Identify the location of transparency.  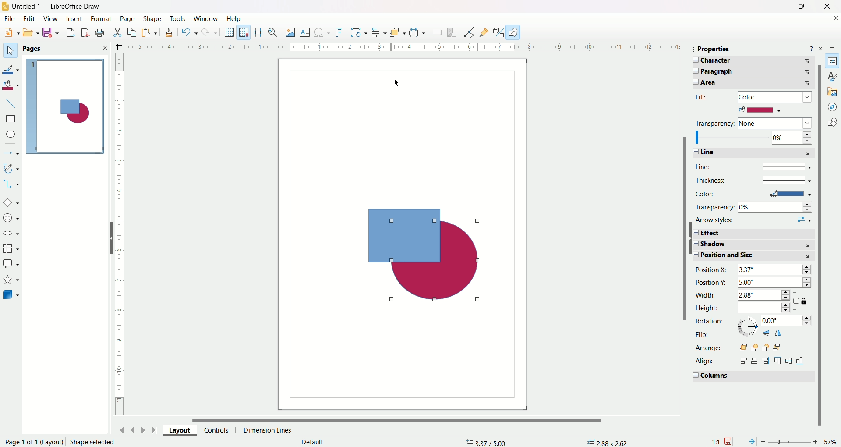
(754, 206).